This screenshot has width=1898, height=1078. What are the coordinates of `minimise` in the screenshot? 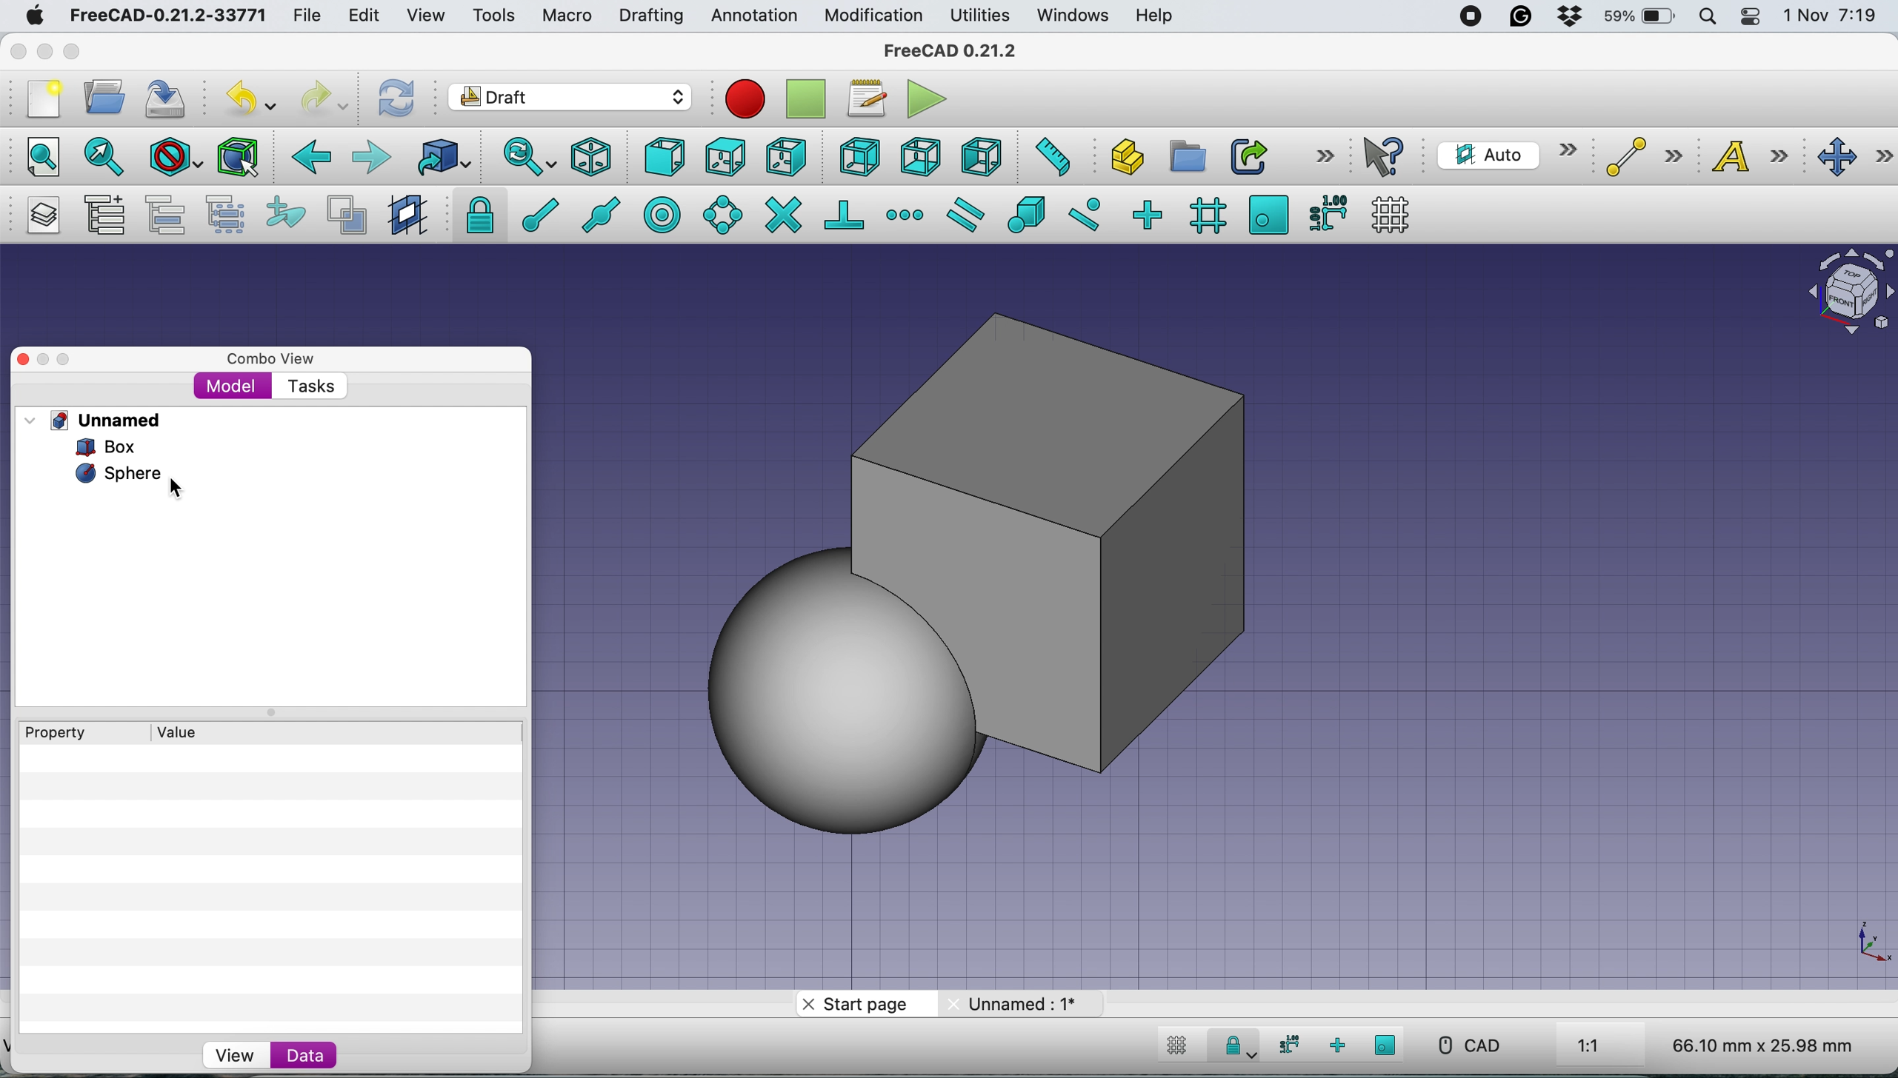 It's located at (39, 361).